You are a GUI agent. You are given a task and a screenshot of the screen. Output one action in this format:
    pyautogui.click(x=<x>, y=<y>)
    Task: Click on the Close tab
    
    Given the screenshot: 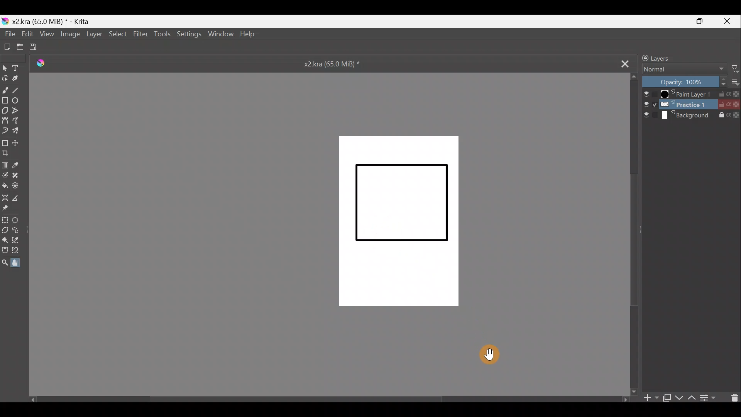 What is the action you would take?
    pyautogui.click(x=620, y=62)
    